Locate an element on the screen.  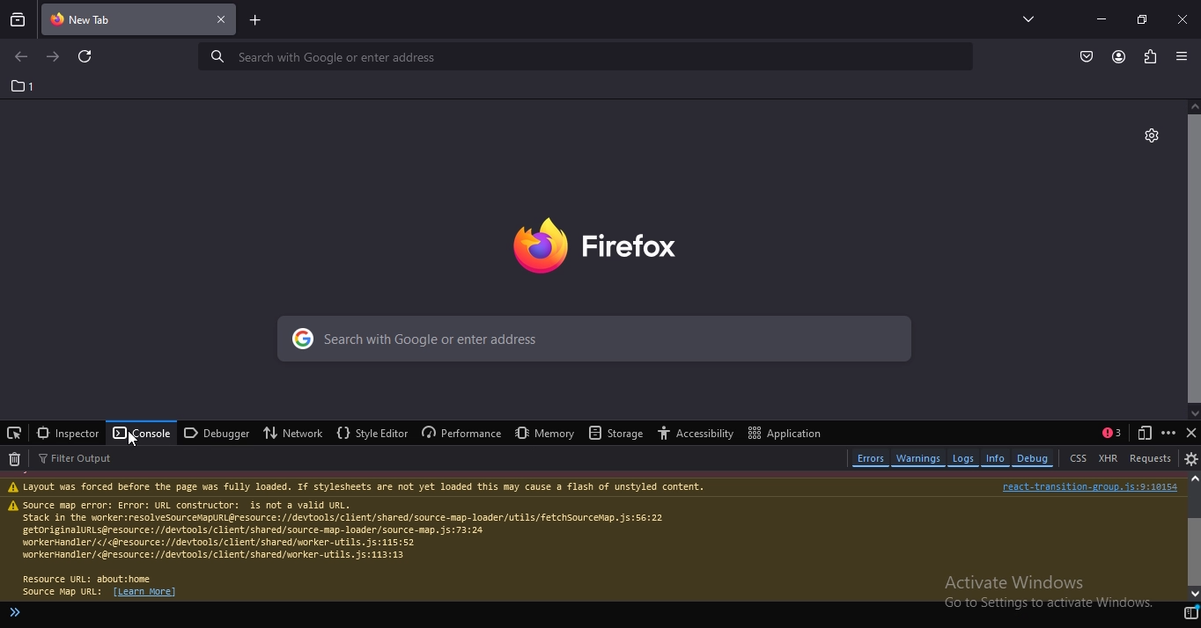
inspector is located at coordinates (67, 434).